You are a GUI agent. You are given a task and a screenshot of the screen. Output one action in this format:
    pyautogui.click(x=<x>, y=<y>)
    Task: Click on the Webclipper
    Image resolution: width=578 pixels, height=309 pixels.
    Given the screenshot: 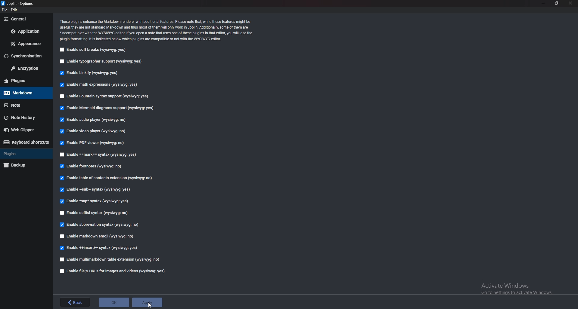 What is the action you would take?
    pyautogui.click(x=24, y=130)
    